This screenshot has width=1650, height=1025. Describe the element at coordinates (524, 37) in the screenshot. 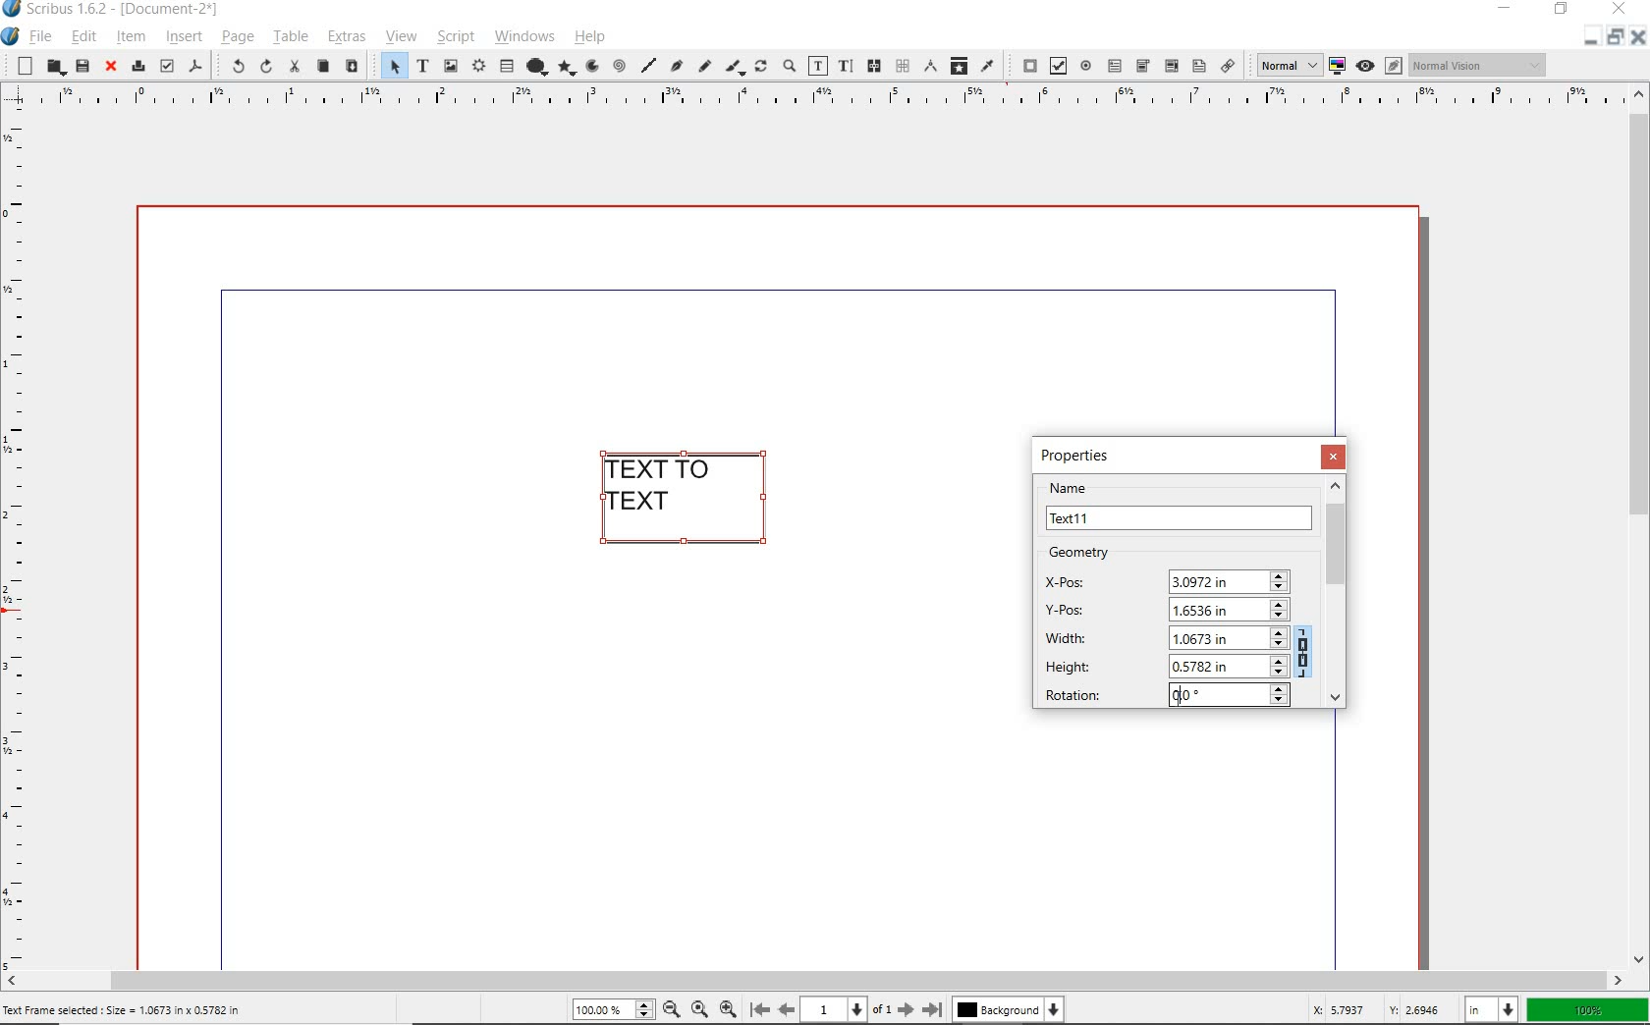

I see `windows` at that location.